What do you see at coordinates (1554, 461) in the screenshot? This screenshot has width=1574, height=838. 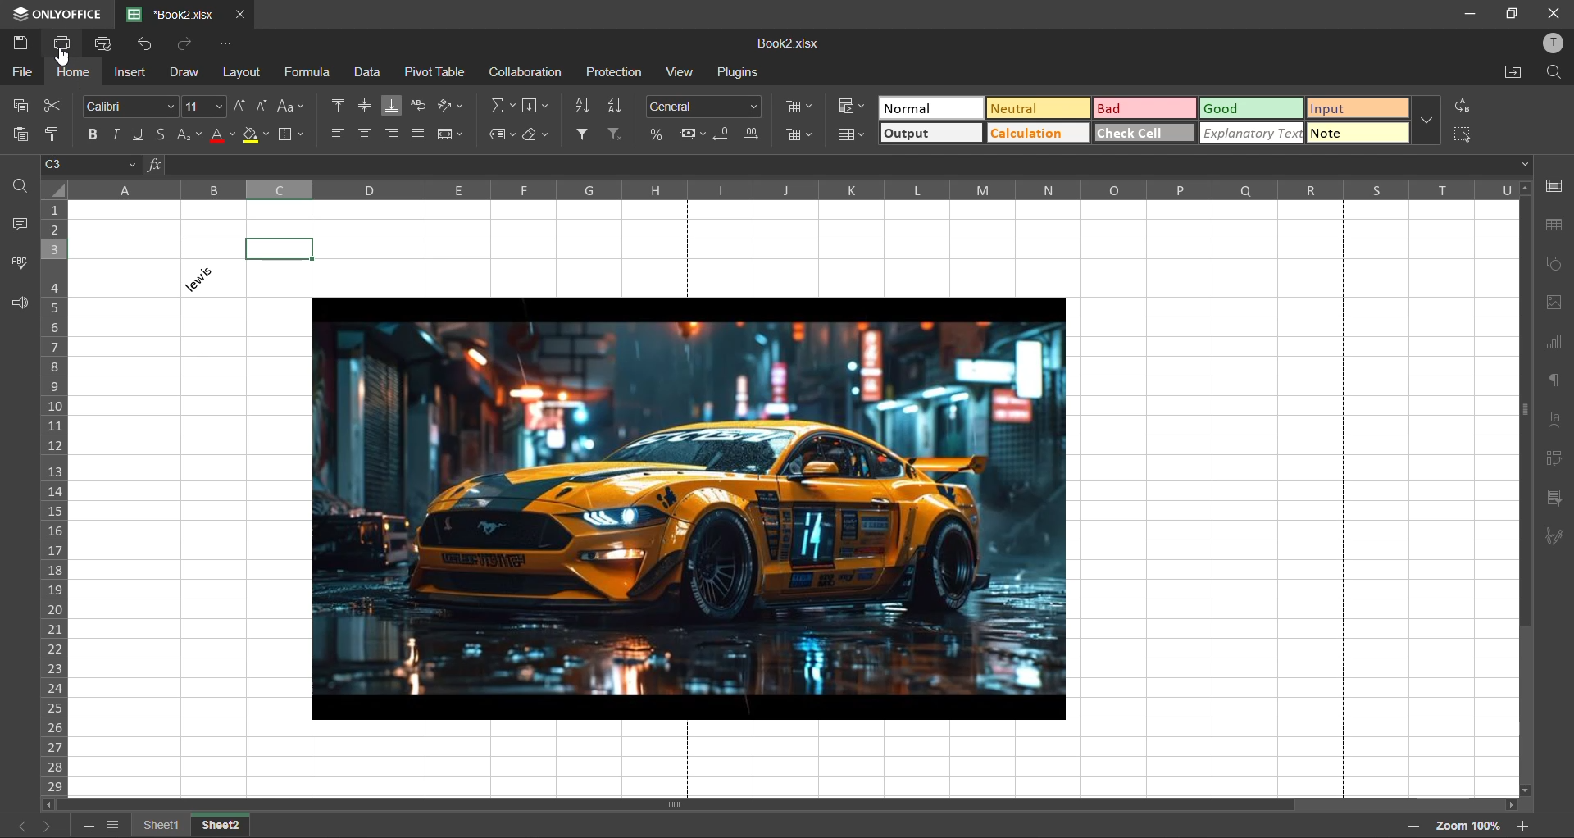 I see `pivot table` at bounding box center [1554, 461].